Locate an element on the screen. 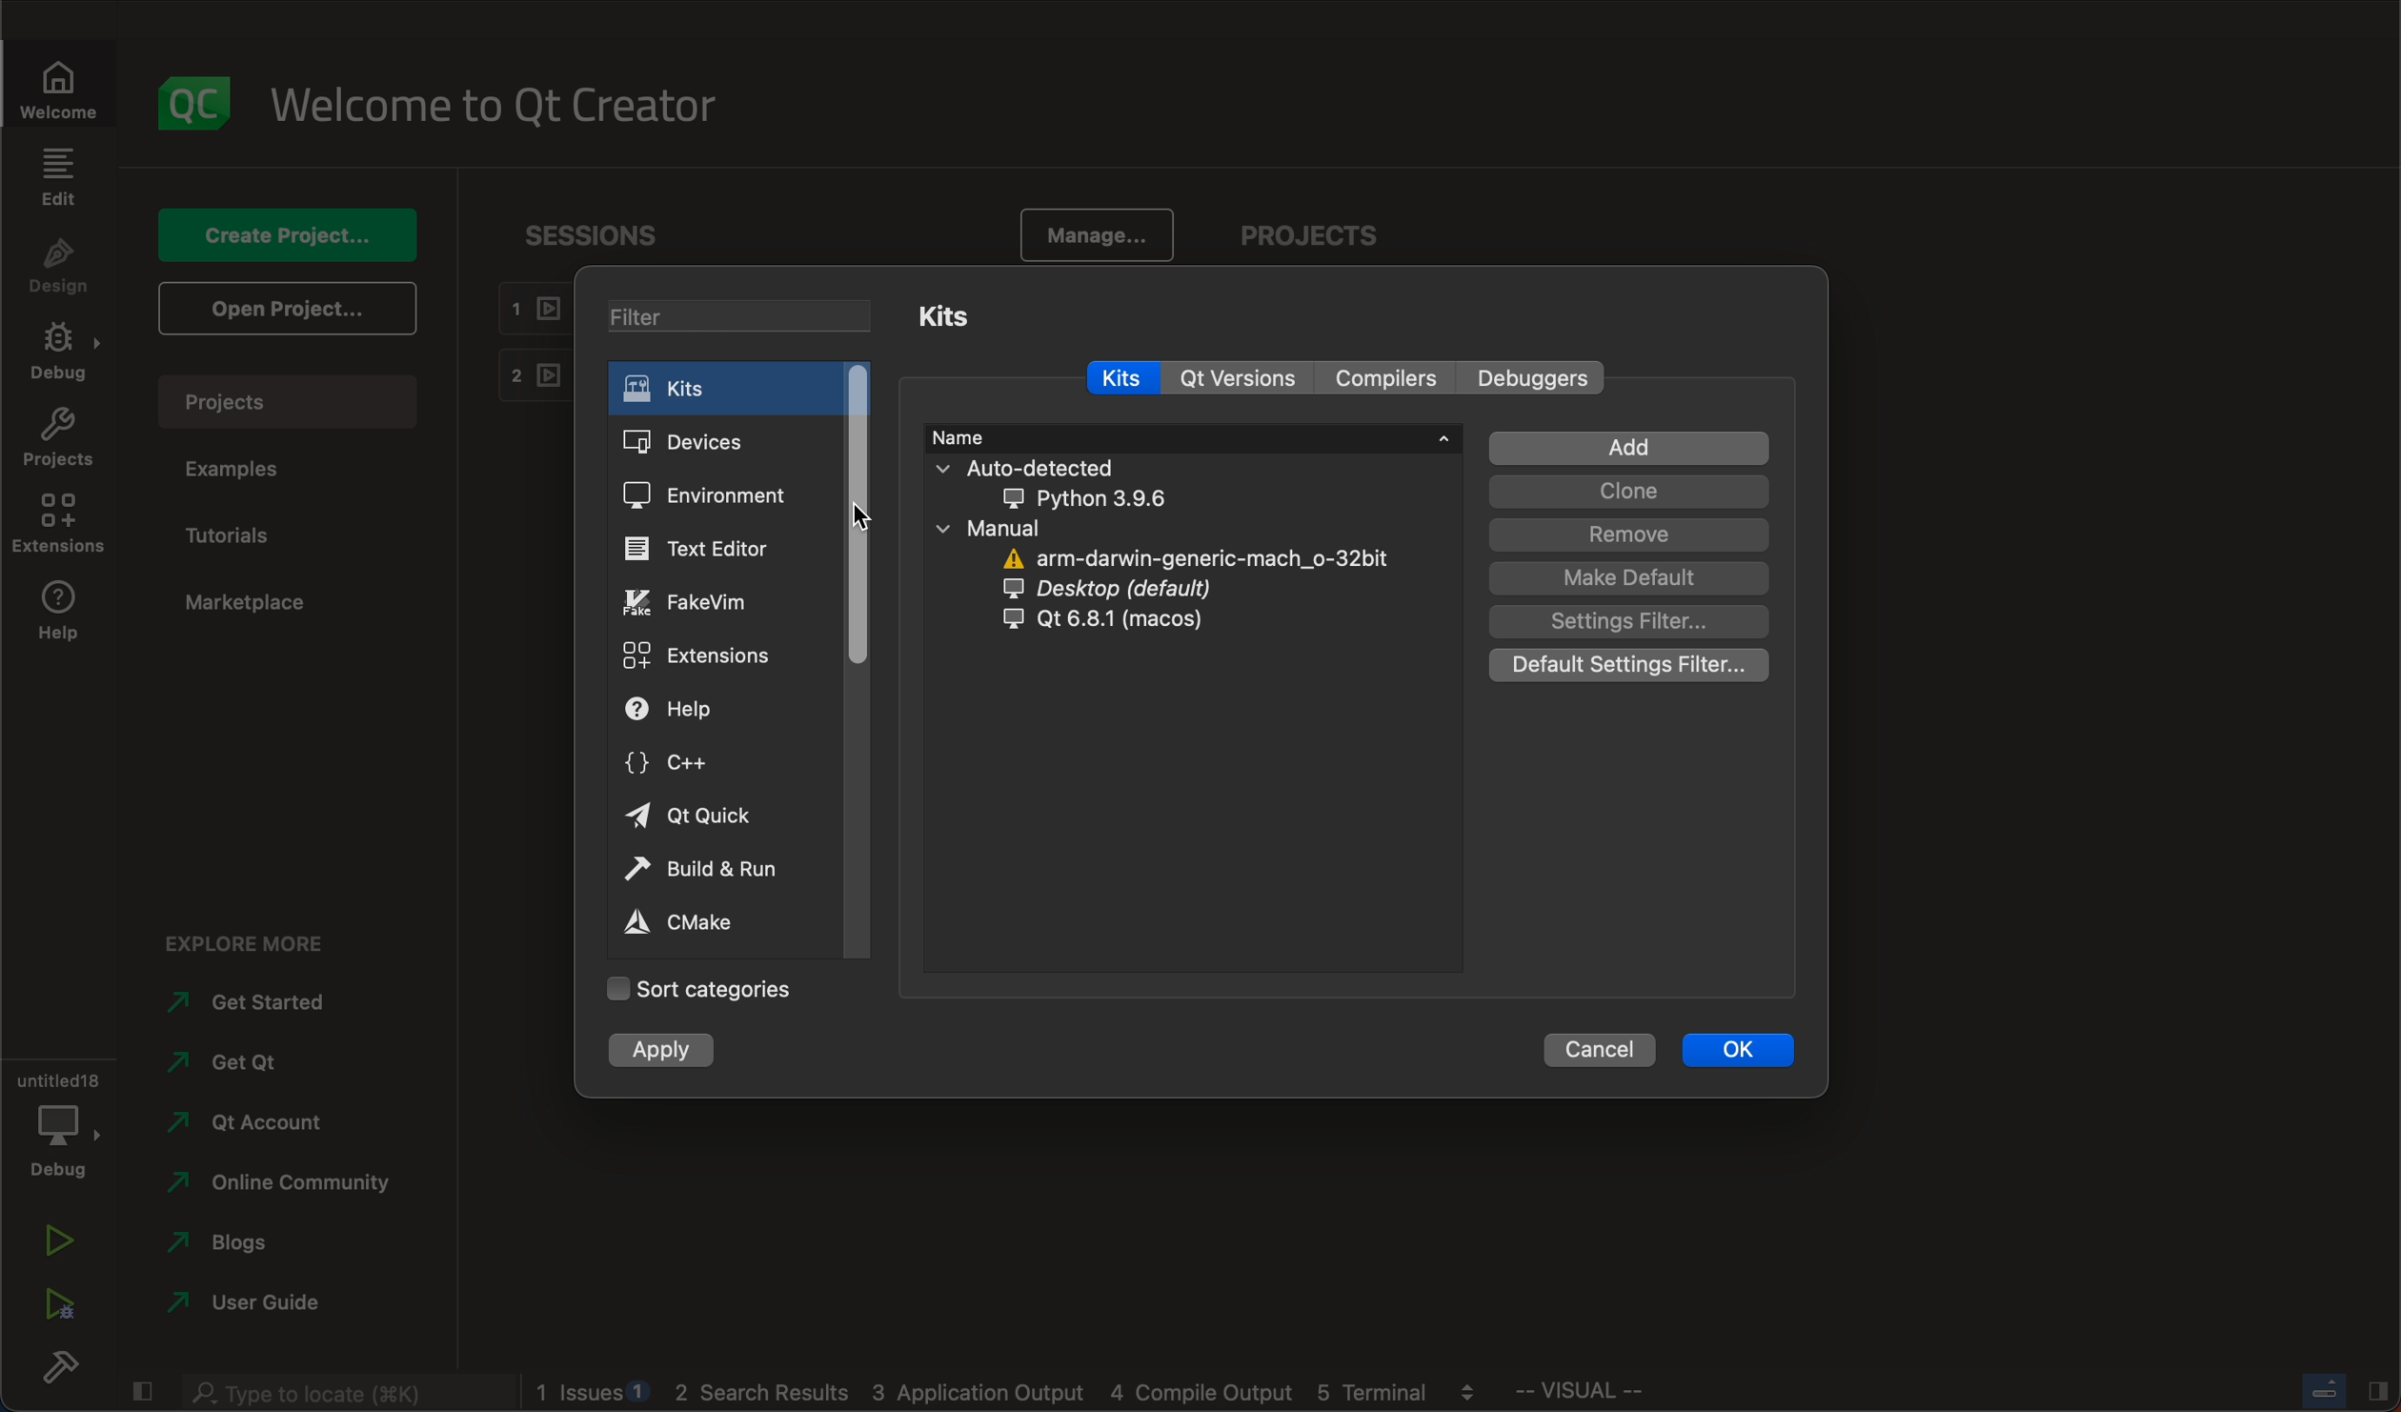 Image resolution: width=2401 pixels, height=1412 pixels. arm darwin is located at coordinates (1189, 560).